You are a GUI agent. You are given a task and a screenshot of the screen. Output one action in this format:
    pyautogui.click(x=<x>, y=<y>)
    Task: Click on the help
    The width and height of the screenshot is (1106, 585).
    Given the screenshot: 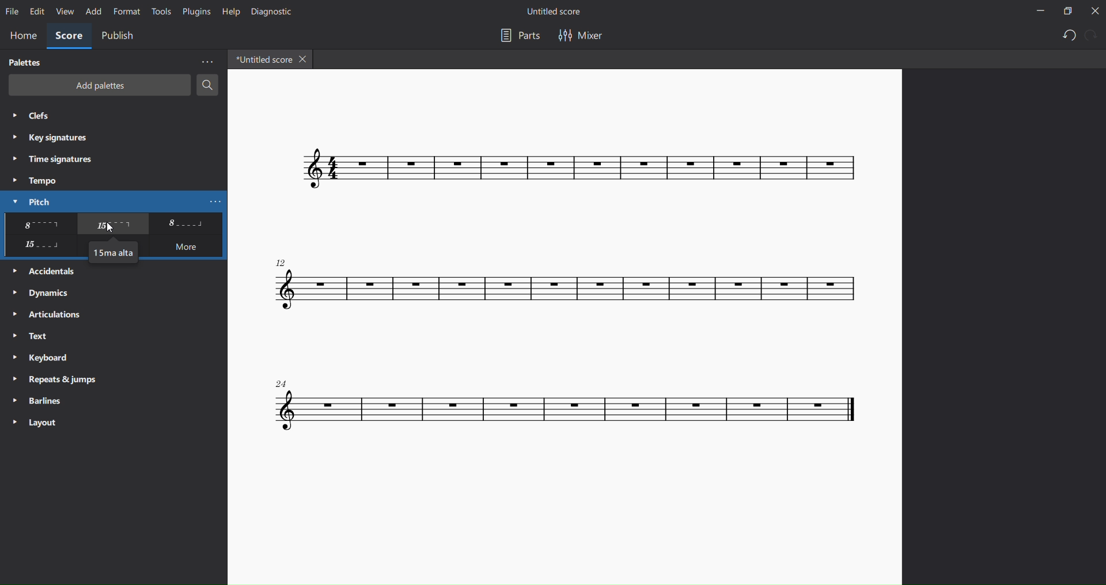 What is the action you would take?
    pyautogui.click(x=230, y=12)
    